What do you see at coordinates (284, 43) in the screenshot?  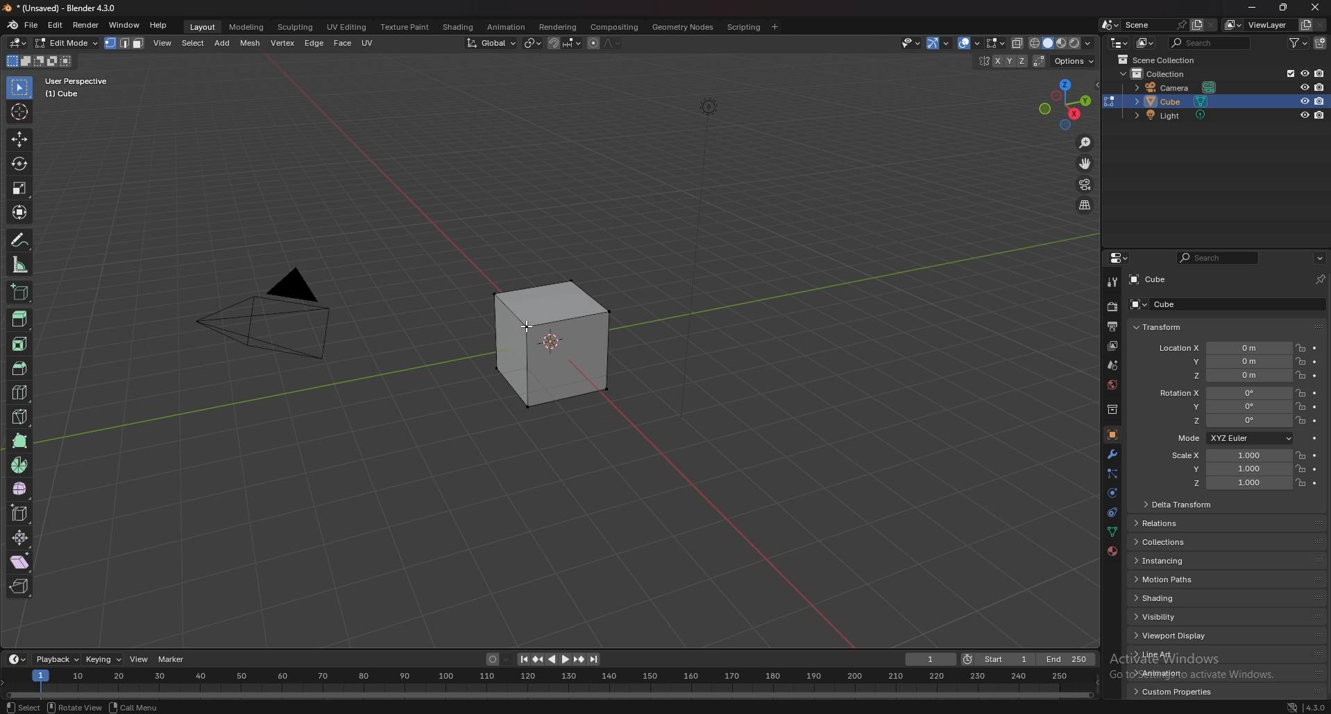 I see `vertex` at bounding box center [284, 43].